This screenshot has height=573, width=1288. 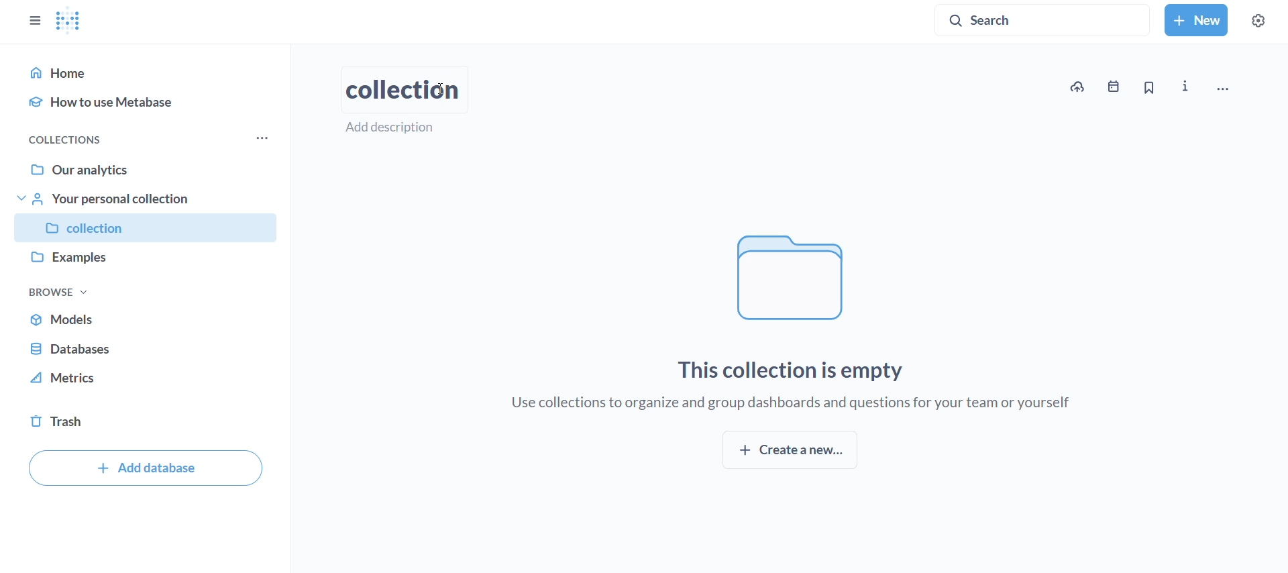 I want to click on database, so click(x=146, y=345).